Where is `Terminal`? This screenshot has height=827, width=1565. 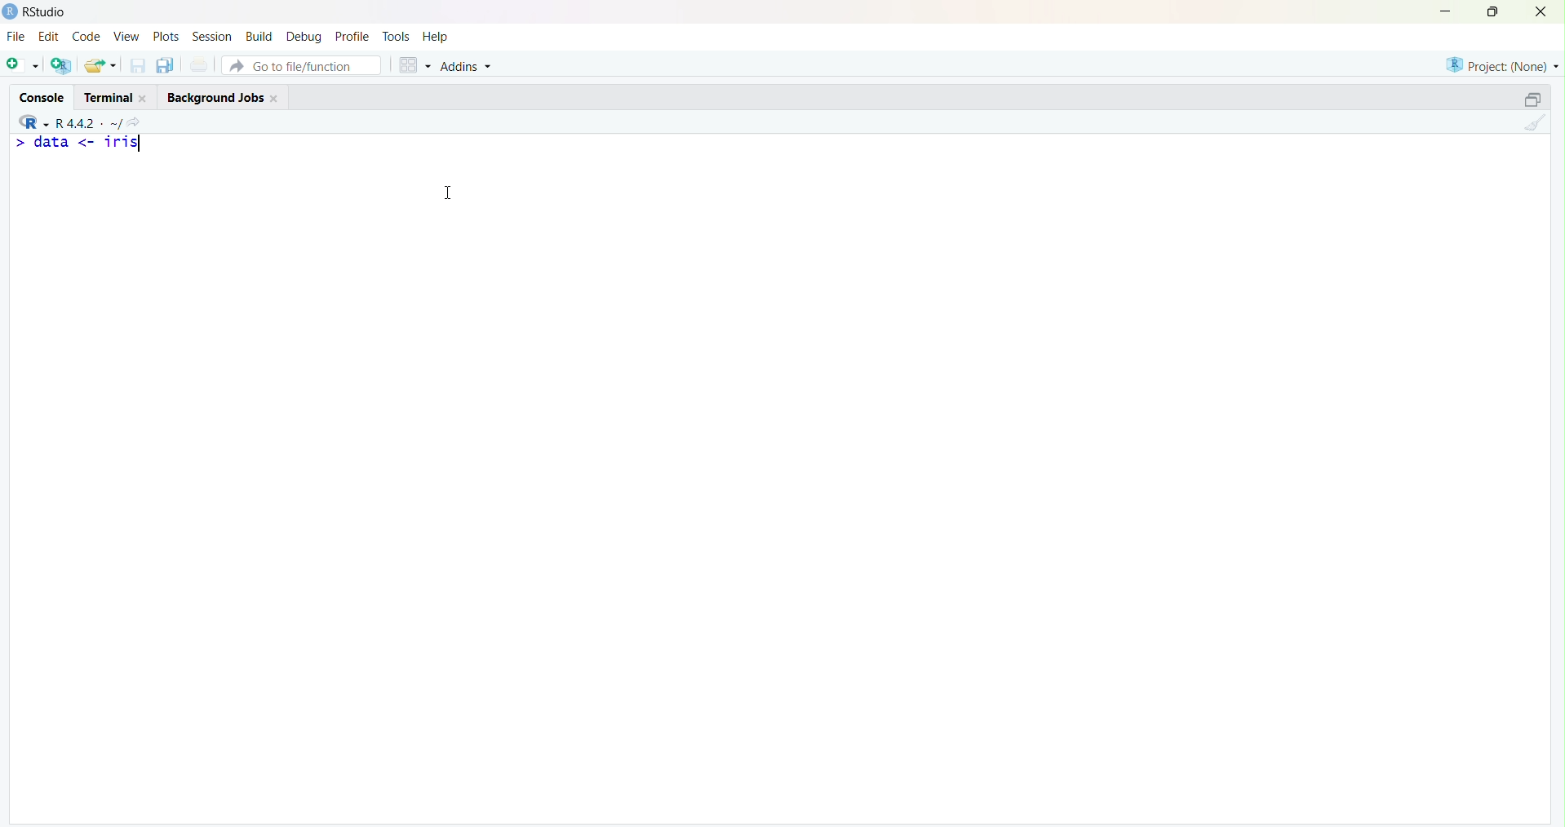
Terminal is located at coordinates (114, 95).